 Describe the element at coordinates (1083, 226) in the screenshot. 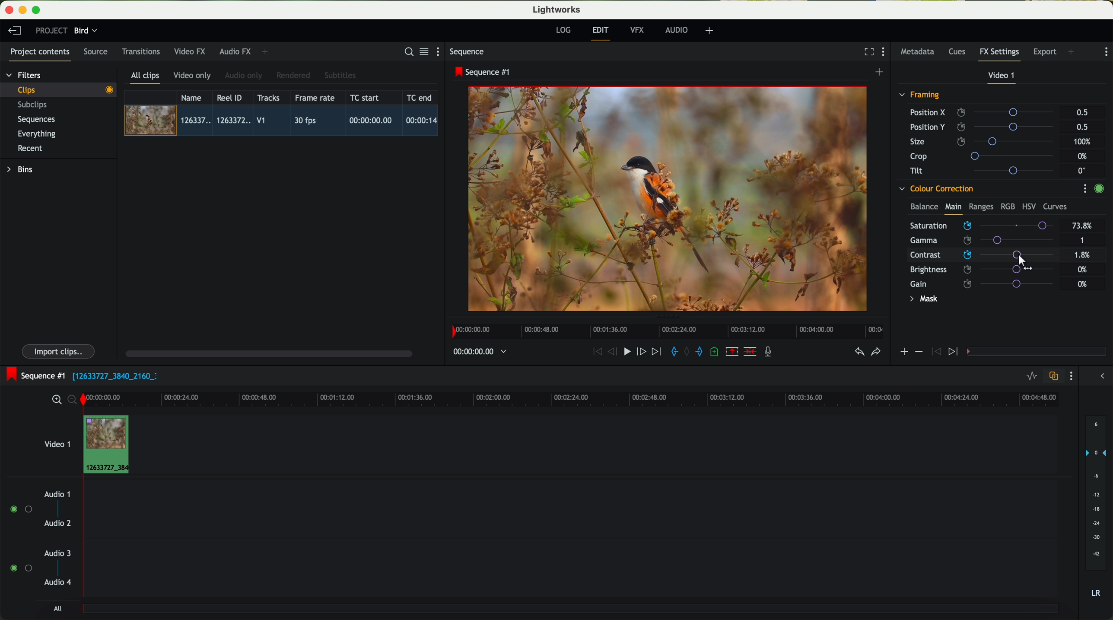

I see `73.8%` at that location.